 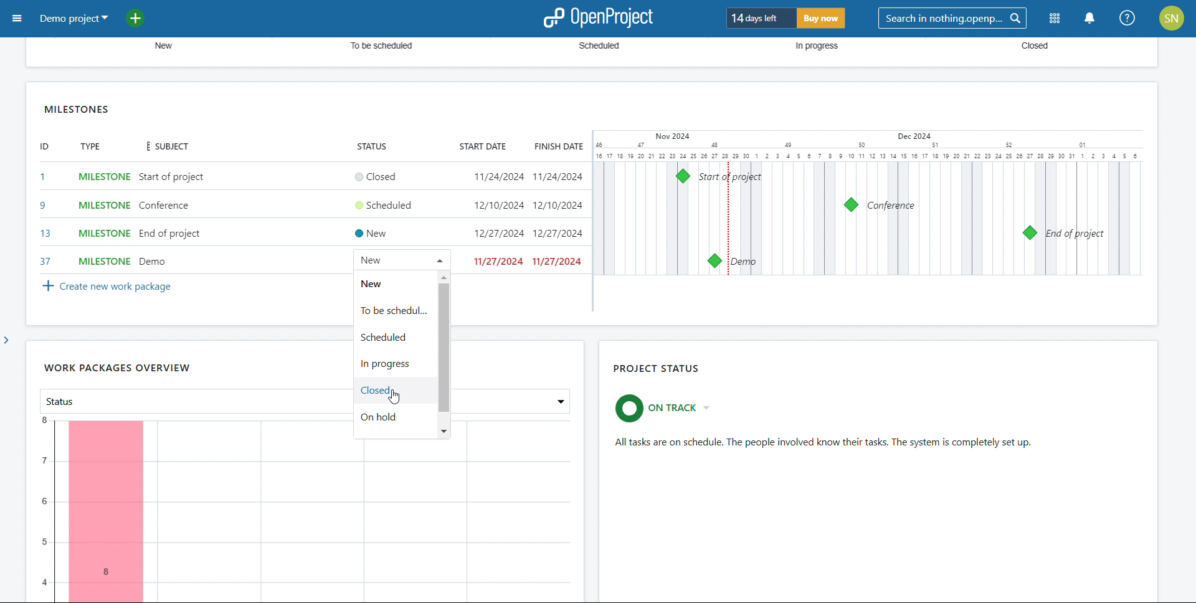 I want to click on demo project selected, so click(x=73, y=18).